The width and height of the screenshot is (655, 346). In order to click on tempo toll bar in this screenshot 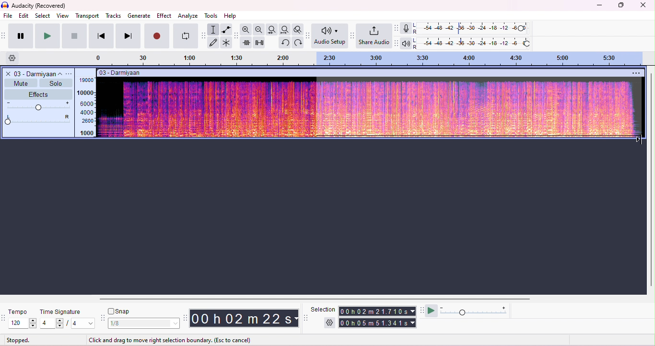, I will do `click(4, 317)`.